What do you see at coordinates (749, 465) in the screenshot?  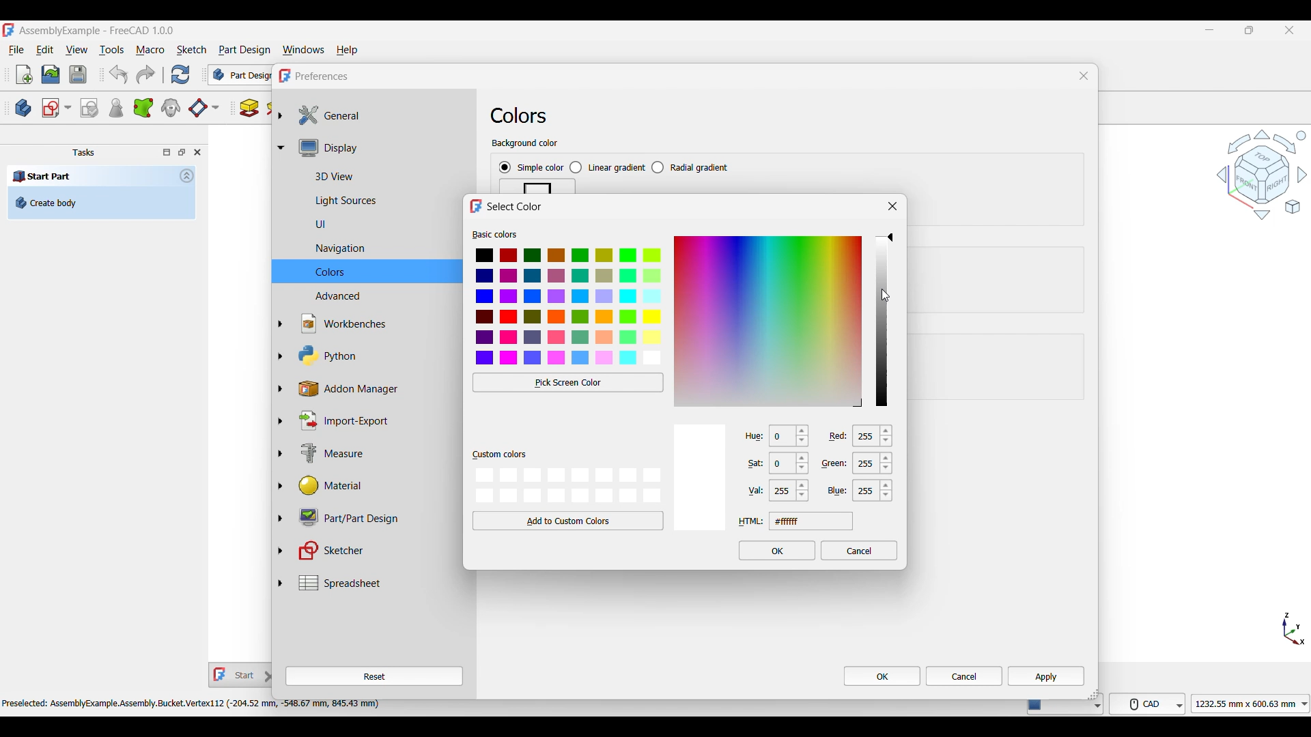 I see `sat` at bounding box center [749, 465].